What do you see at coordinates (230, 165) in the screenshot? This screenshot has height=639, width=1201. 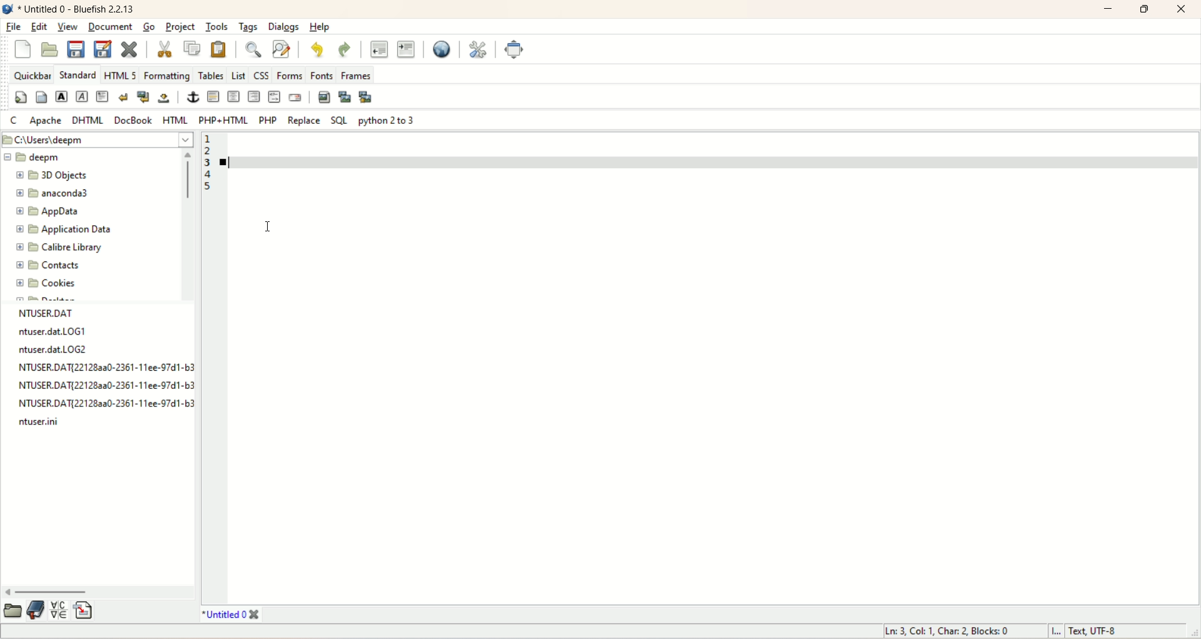 I see `bookmark added` at bounding box center [230, 165].